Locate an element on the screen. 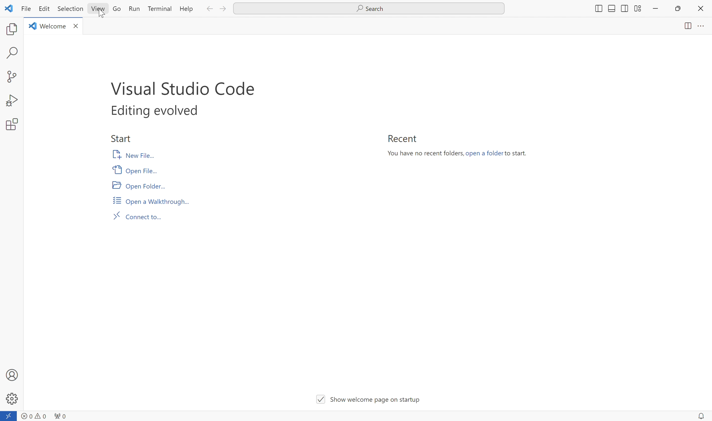 This screenshot has height=421, width=712. welcome is located at coordinates (54, 26).